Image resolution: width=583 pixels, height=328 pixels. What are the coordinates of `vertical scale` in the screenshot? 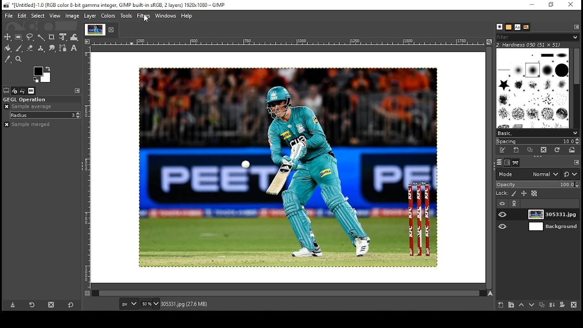 It's located at (87, 172).